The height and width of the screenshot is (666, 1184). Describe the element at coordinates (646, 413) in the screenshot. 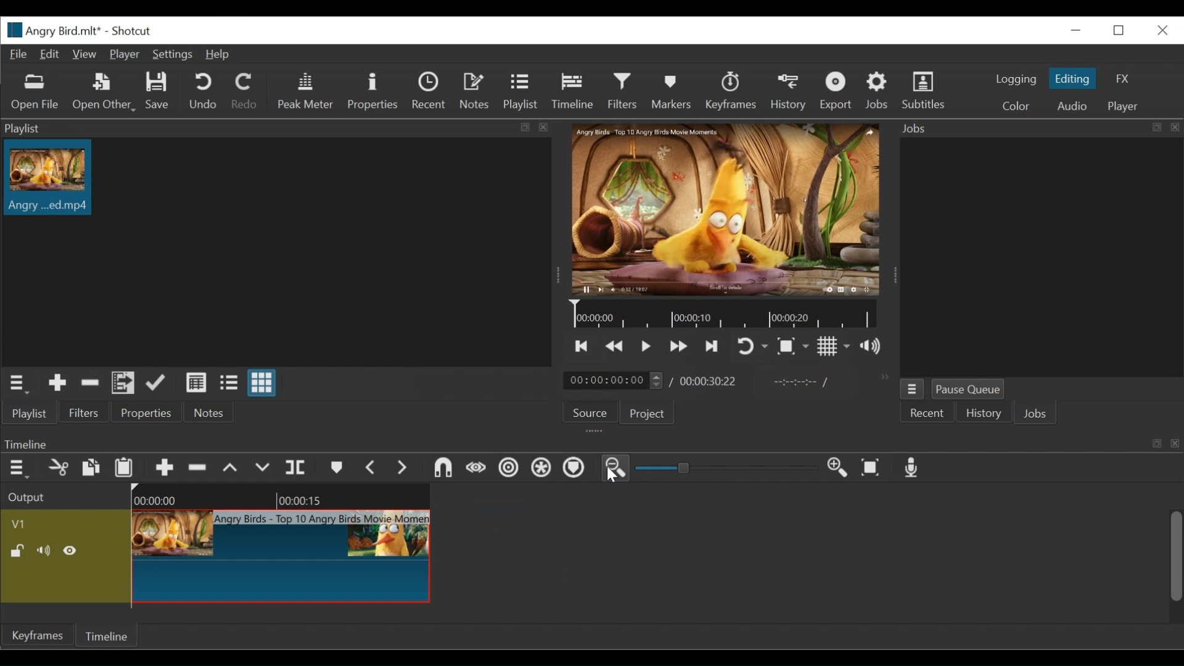

I see `Project` at that location.